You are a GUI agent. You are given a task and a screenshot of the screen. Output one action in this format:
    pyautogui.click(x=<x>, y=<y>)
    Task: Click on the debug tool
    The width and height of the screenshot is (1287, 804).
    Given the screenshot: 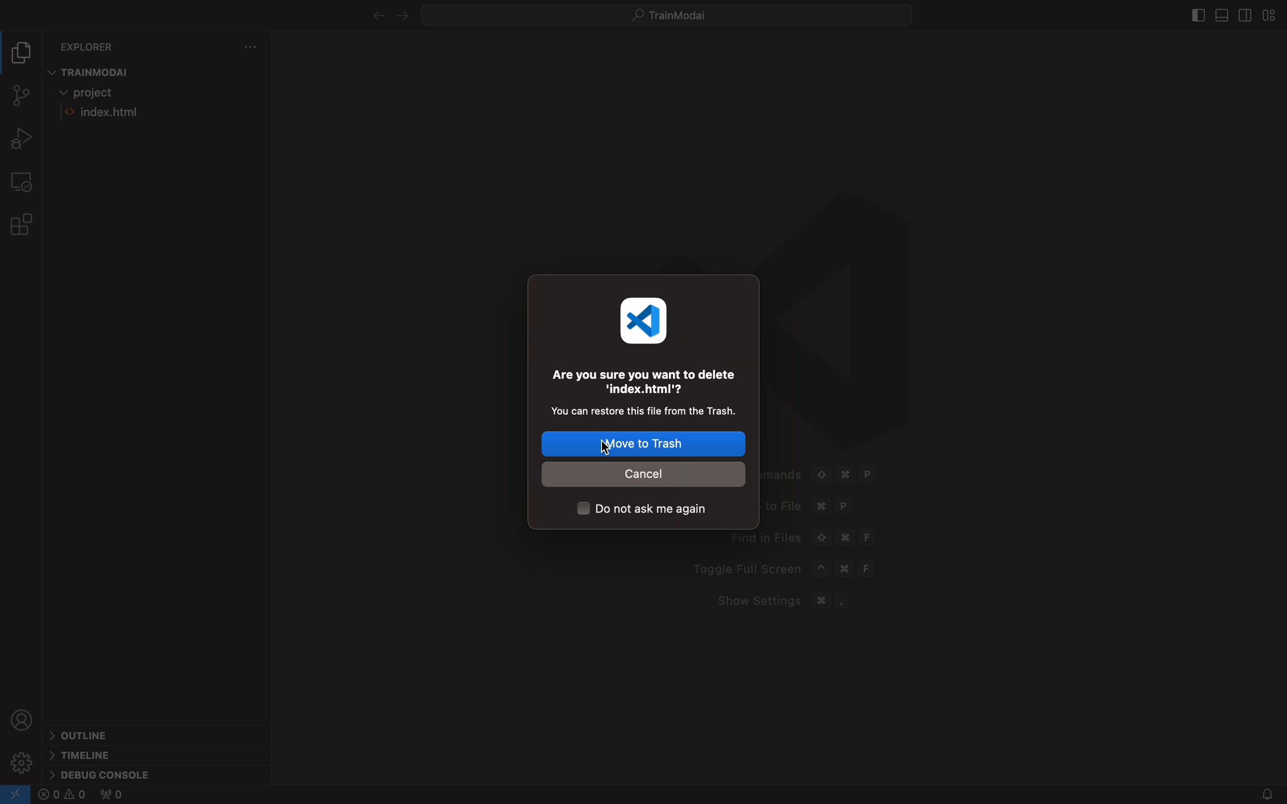 What is the action you would take?
    pyautogui.click(x=23, y=139)
    